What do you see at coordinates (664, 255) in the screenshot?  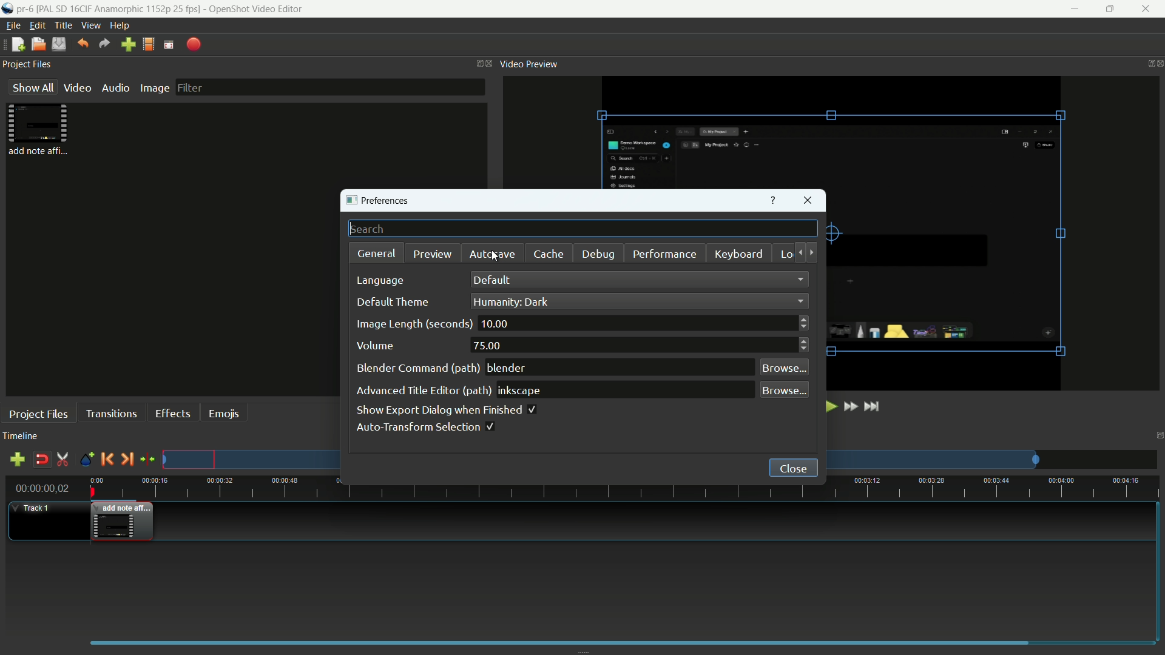 I see `performance` at bounding box center [664, 255].